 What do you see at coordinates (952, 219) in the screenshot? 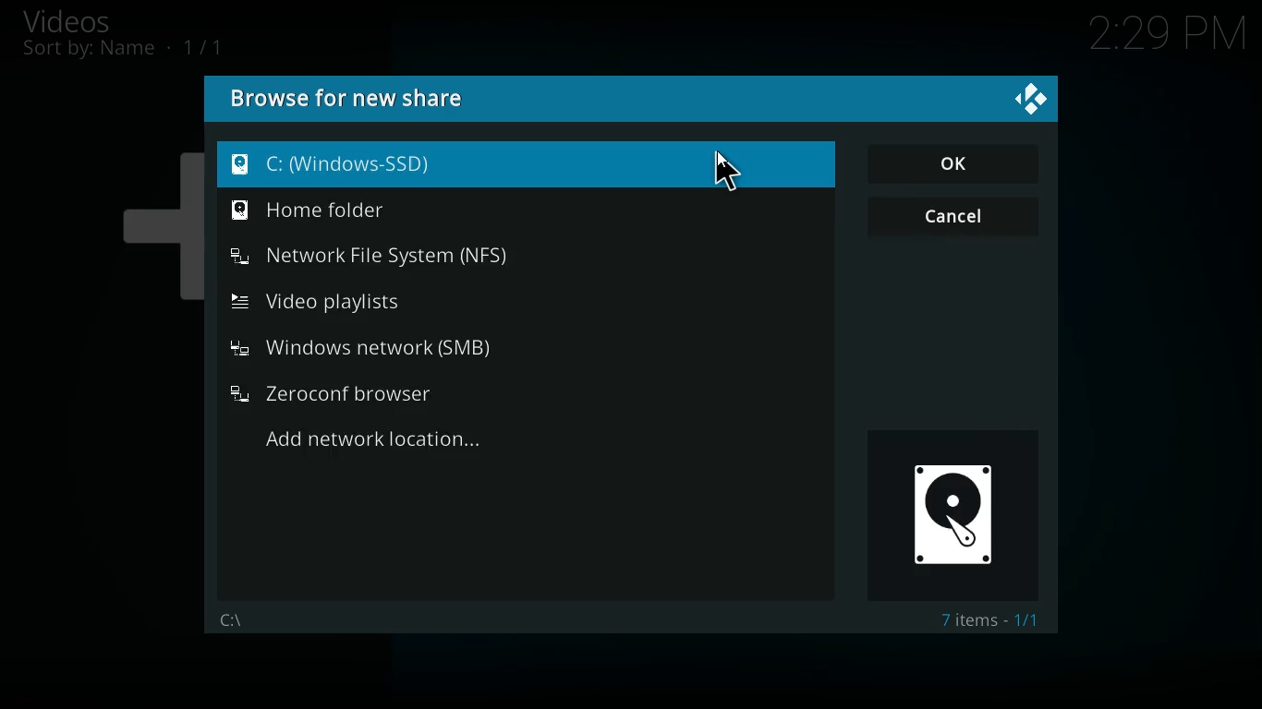
I see `cancel` at bounding box center [952, 219].